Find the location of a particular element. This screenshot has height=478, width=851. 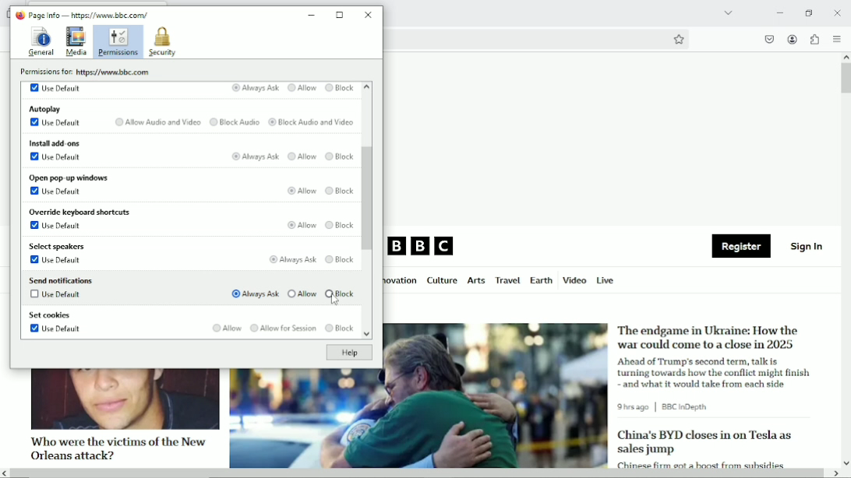

Permissions is located at coordinates (118, 42).